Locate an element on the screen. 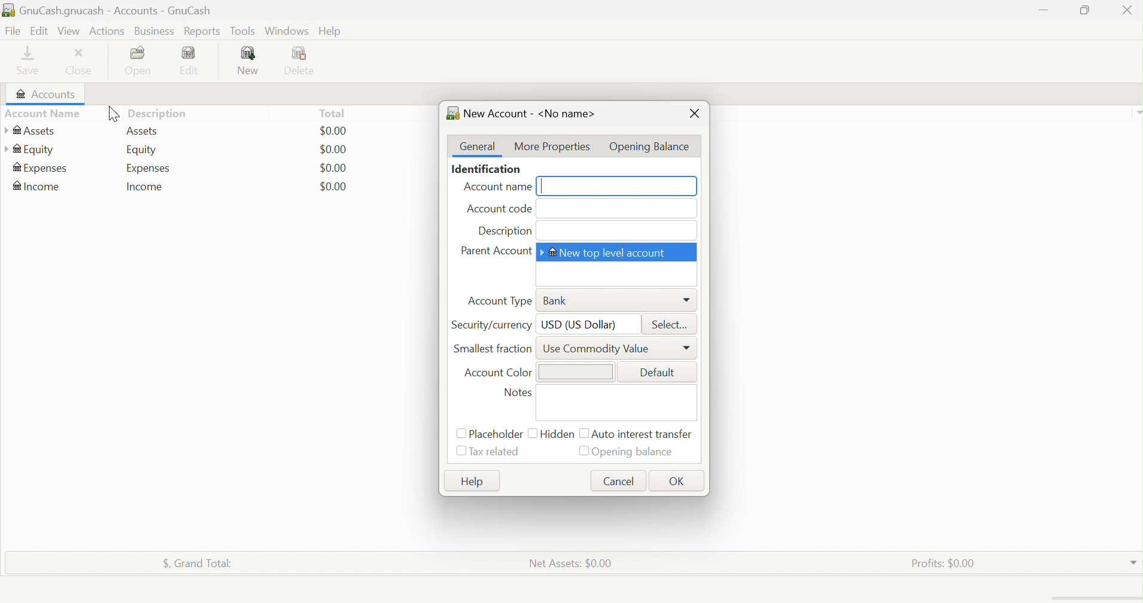 The width and height of the screenshot is (1143, 603). Security/currency is located at coordinates (493, 324).